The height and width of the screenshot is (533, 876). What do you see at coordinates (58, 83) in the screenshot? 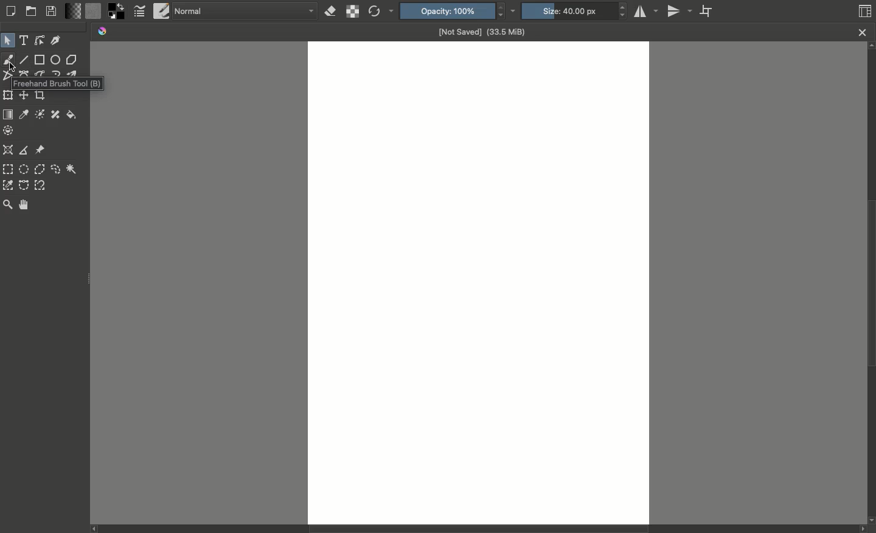
I see `Freehand Brush Tool (B)` at bounding box center [58, 83].